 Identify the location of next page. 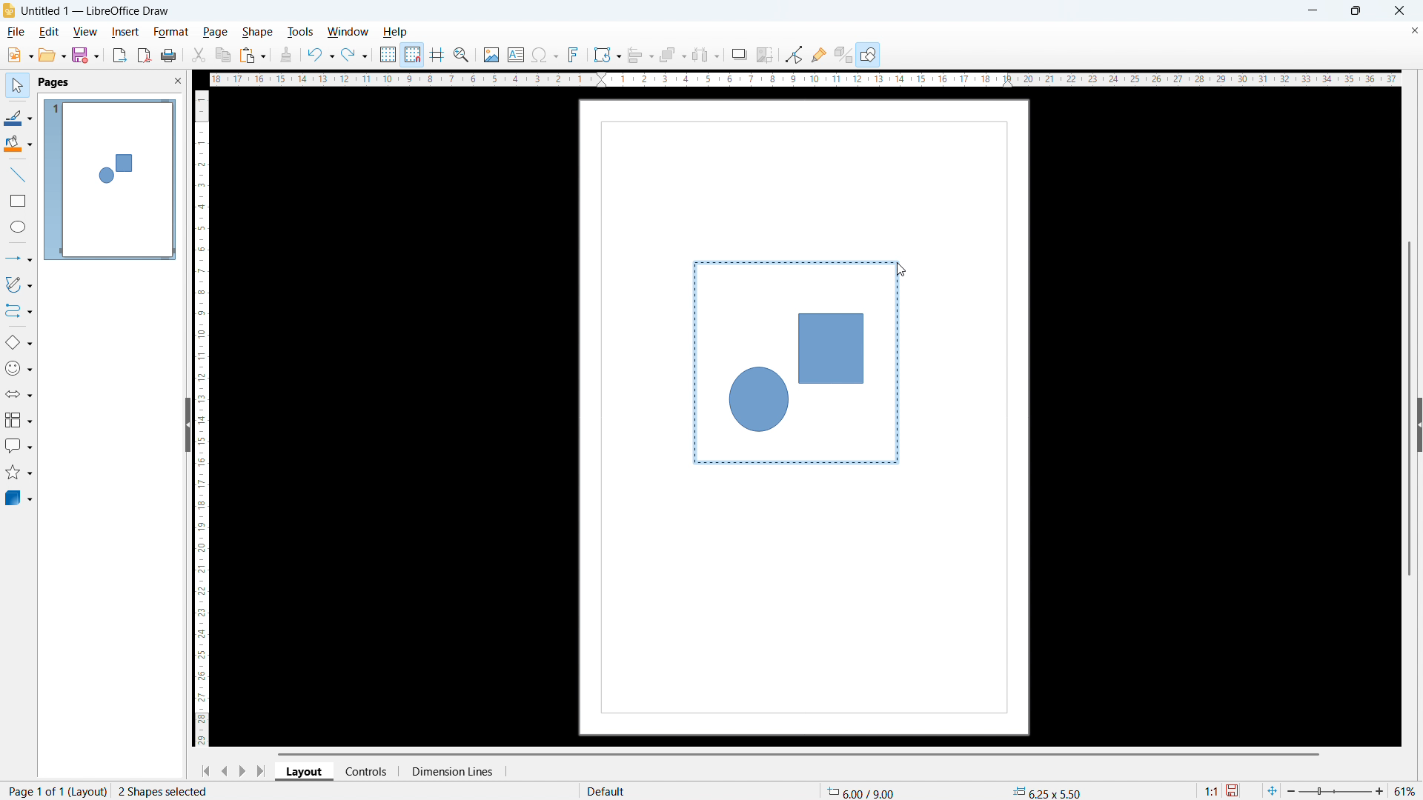
(244, 770).